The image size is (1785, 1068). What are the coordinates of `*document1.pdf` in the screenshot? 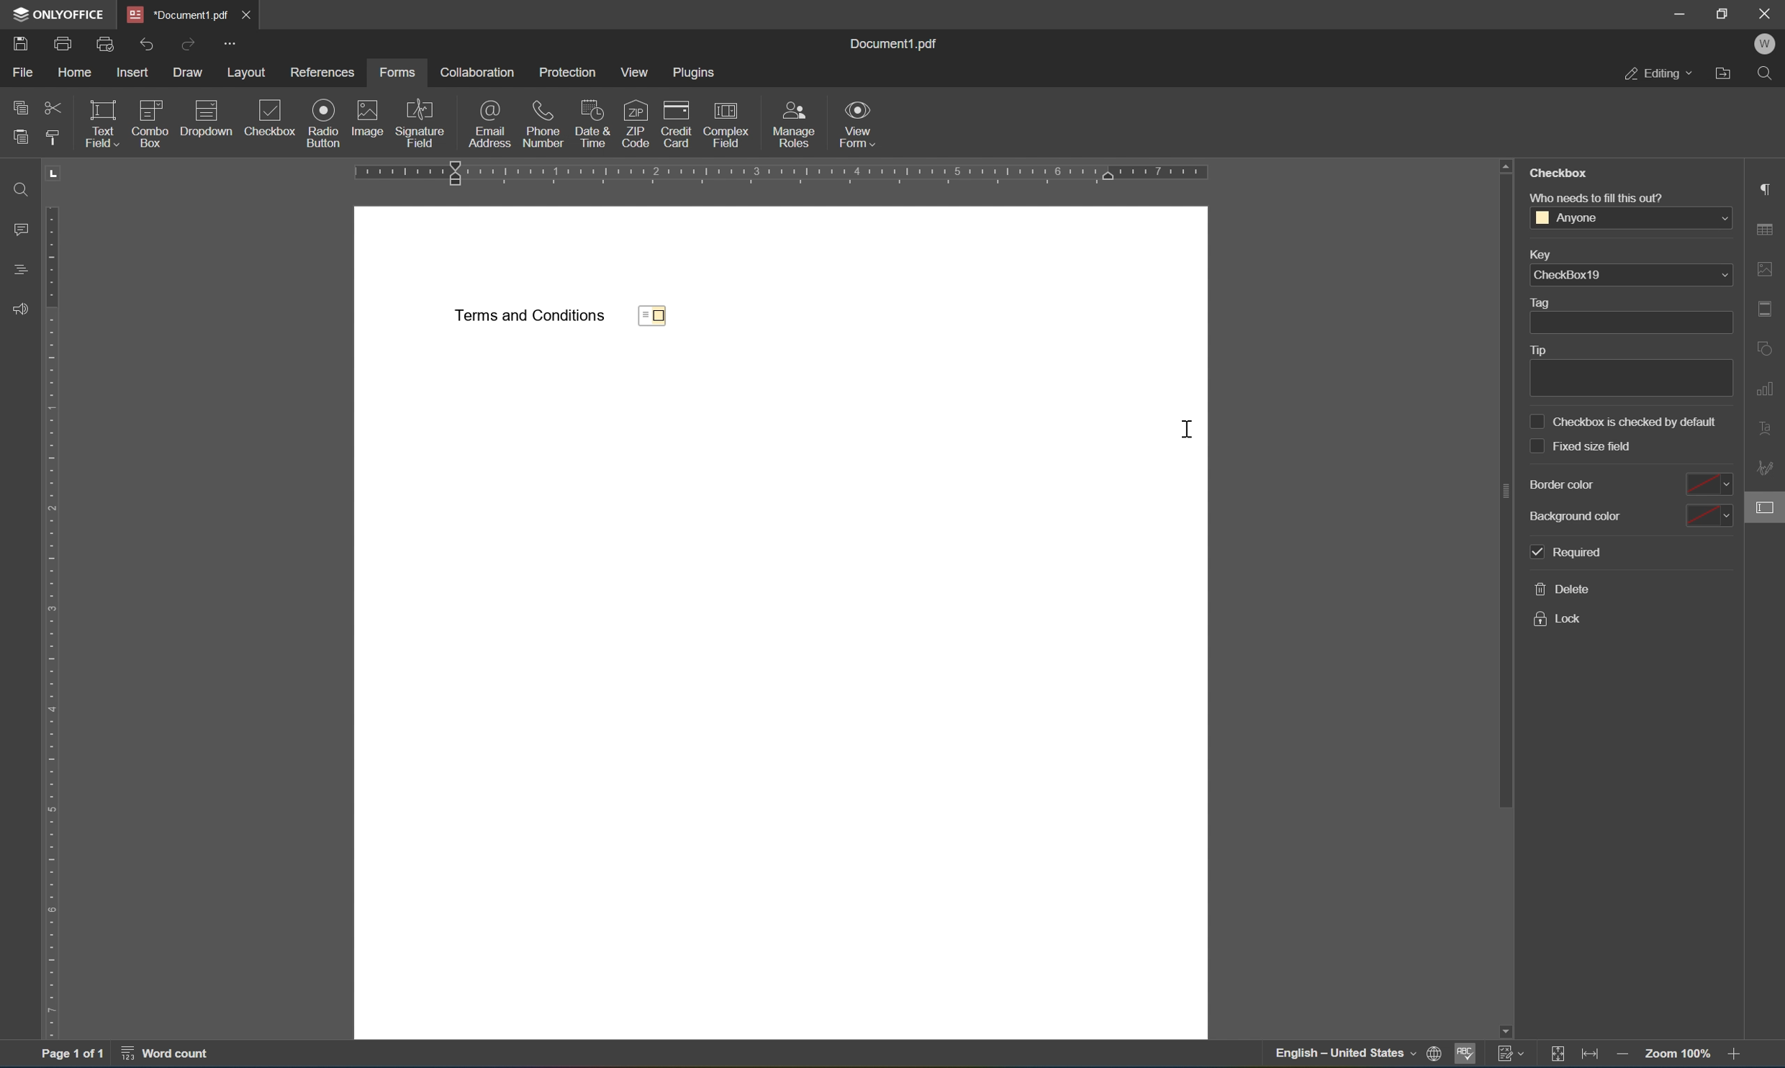 It's located at (174, 14).